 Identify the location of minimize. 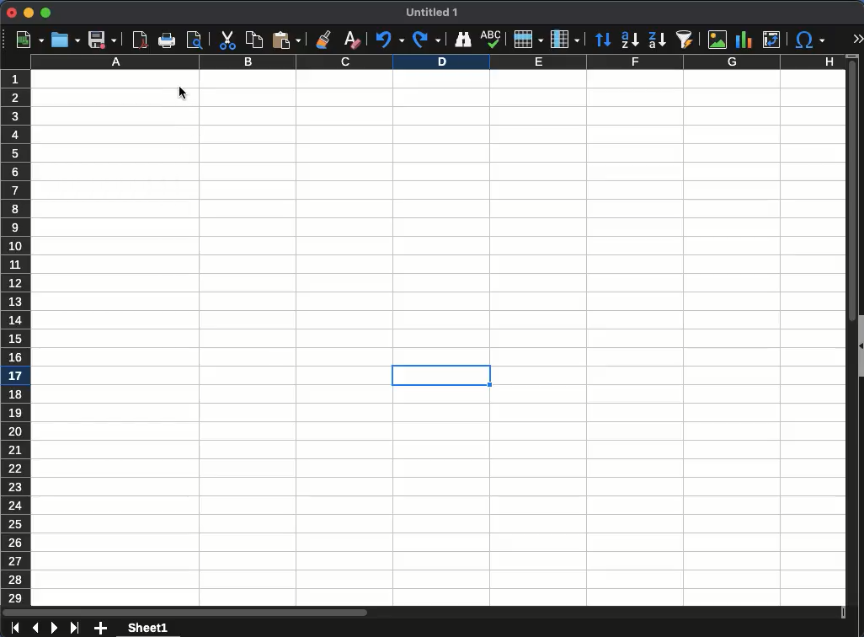
(29, 13).